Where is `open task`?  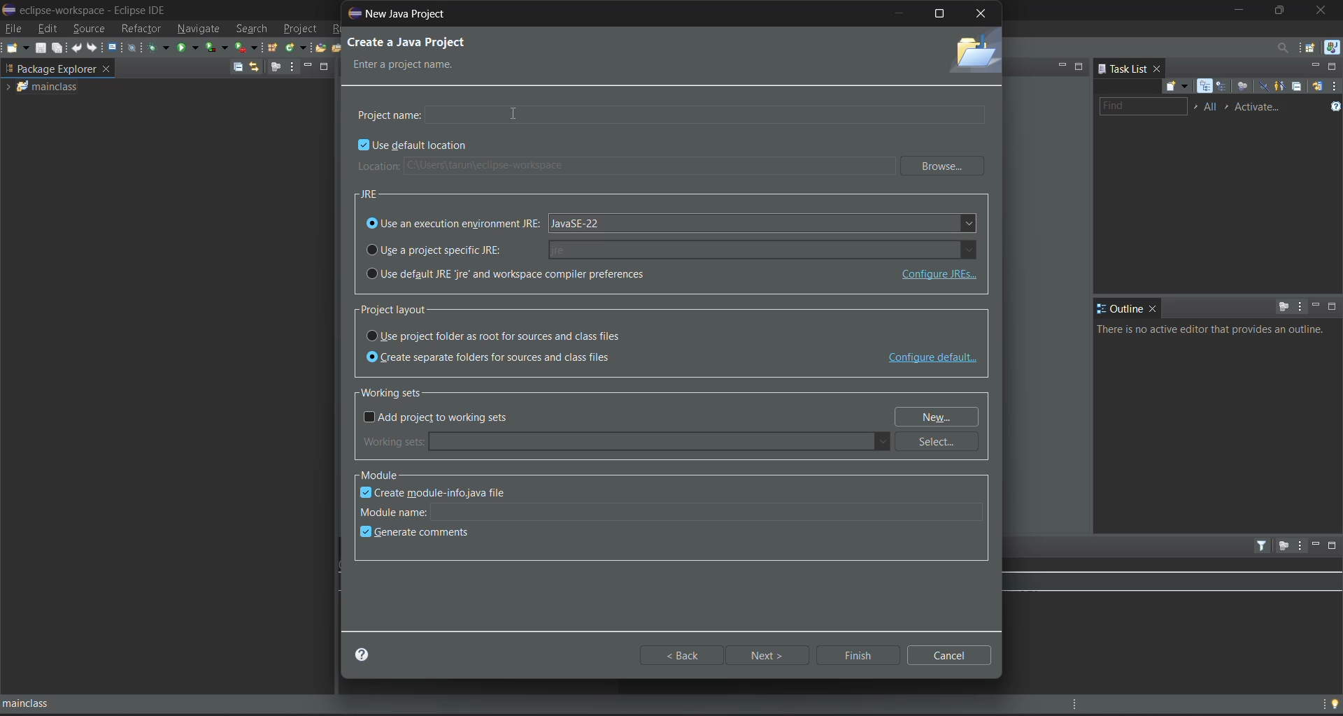
open task is located at coordinates (341, 46).